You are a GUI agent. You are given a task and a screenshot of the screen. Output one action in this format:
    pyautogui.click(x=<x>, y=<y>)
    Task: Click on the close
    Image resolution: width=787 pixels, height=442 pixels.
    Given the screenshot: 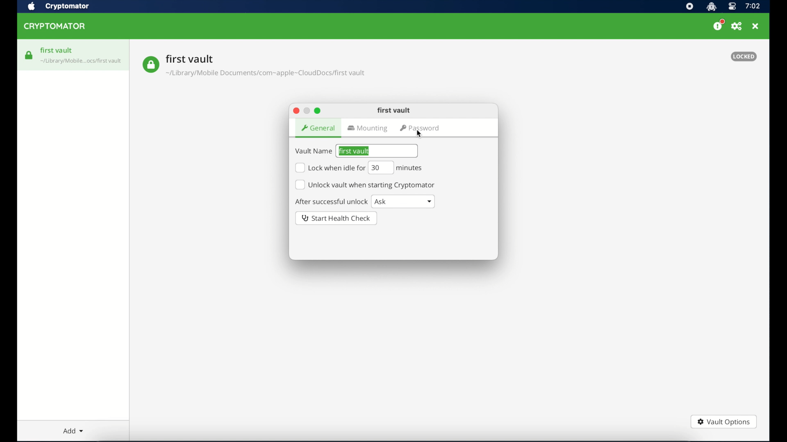 What is the action you would take?
    pyautogui.click(x=755, y=26)
    